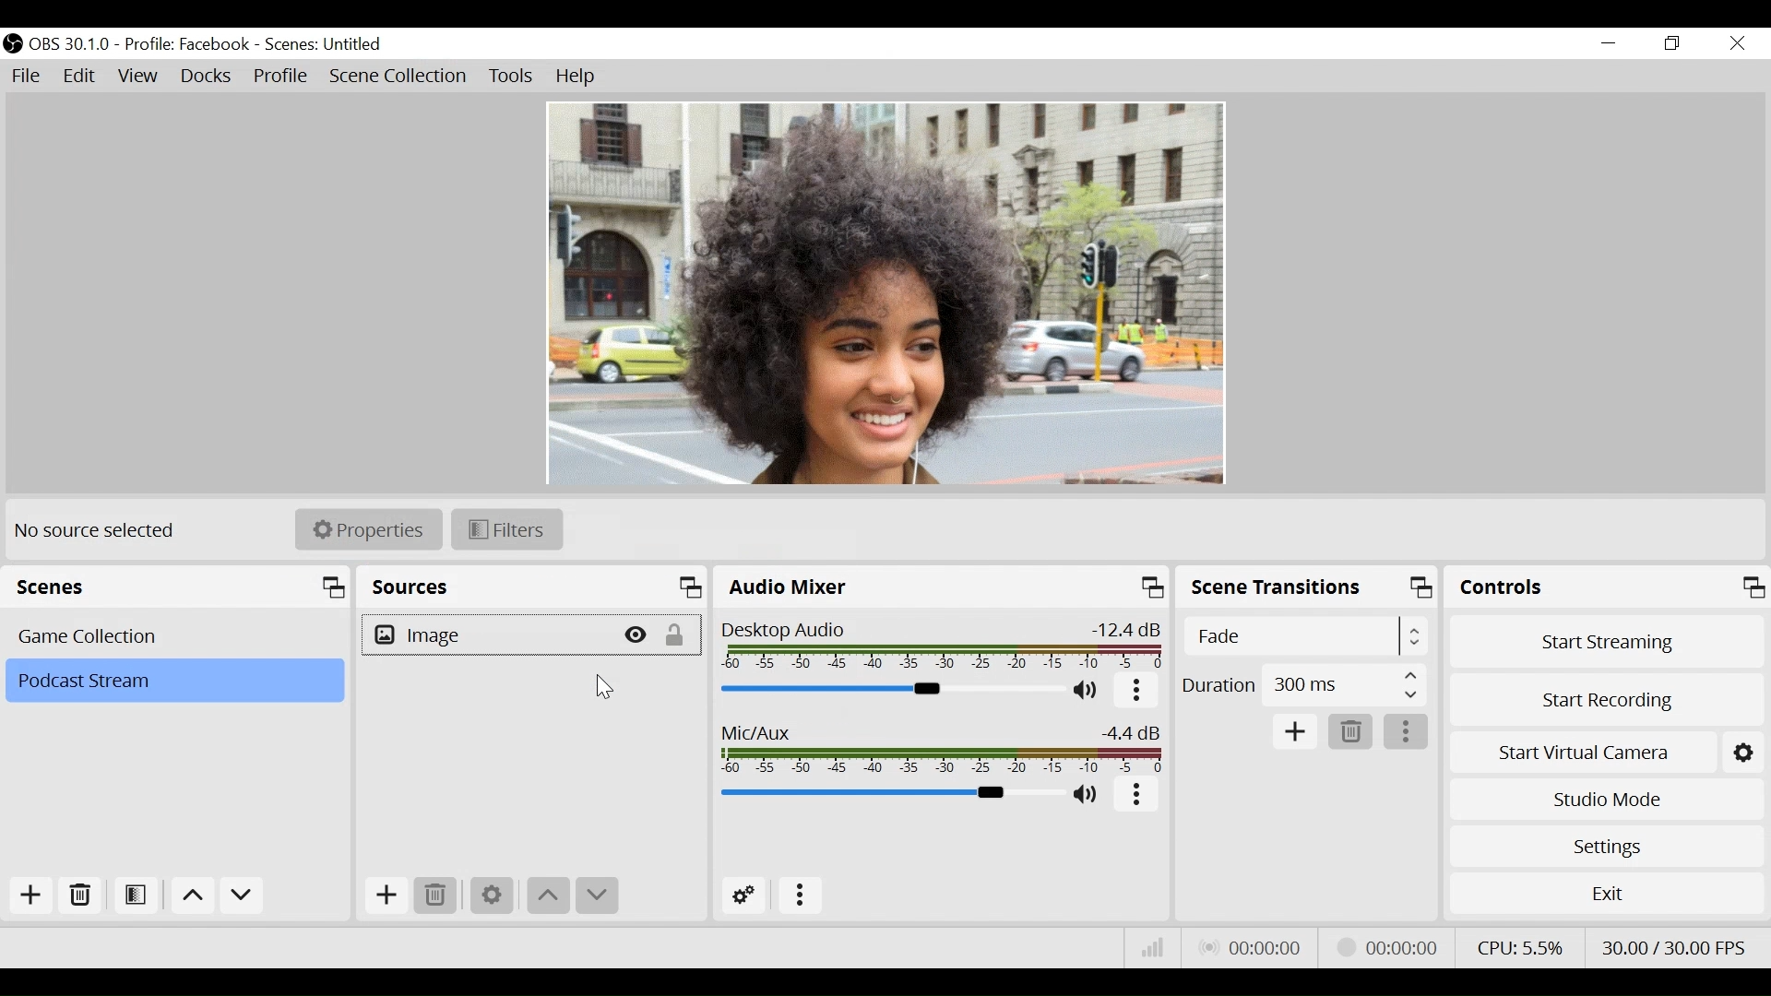 The height and width of the screenshot is (996, 1771). I want to click on Audio Mixer, so click(892, 689).